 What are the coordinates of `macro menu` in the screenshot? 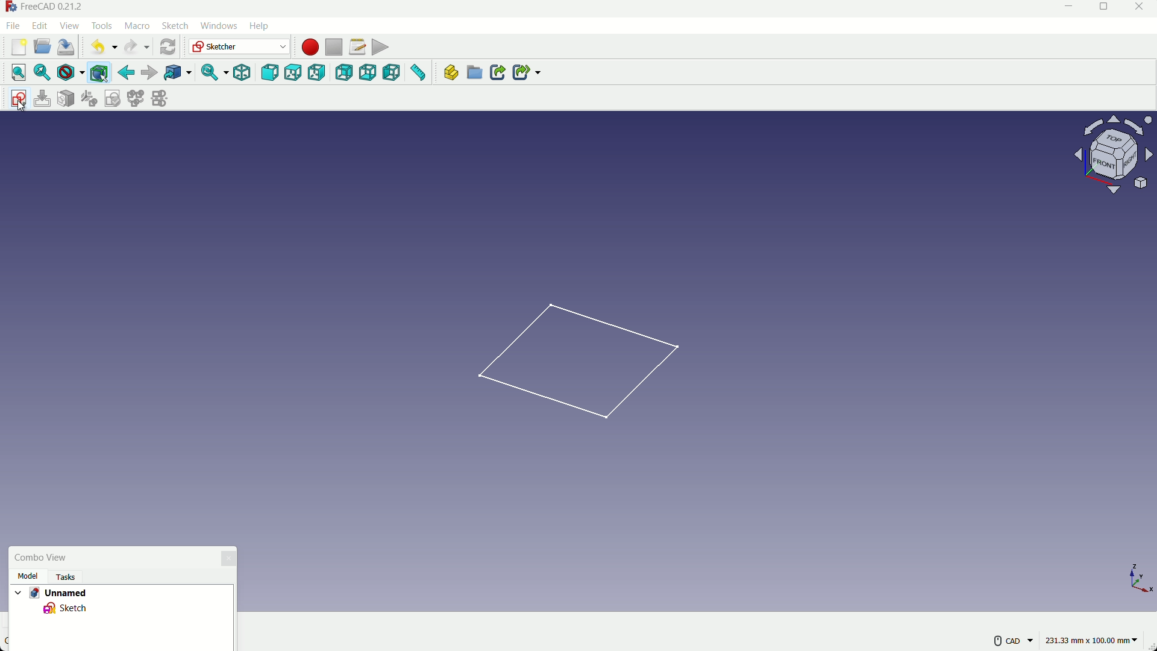 It's located at (135, 26).